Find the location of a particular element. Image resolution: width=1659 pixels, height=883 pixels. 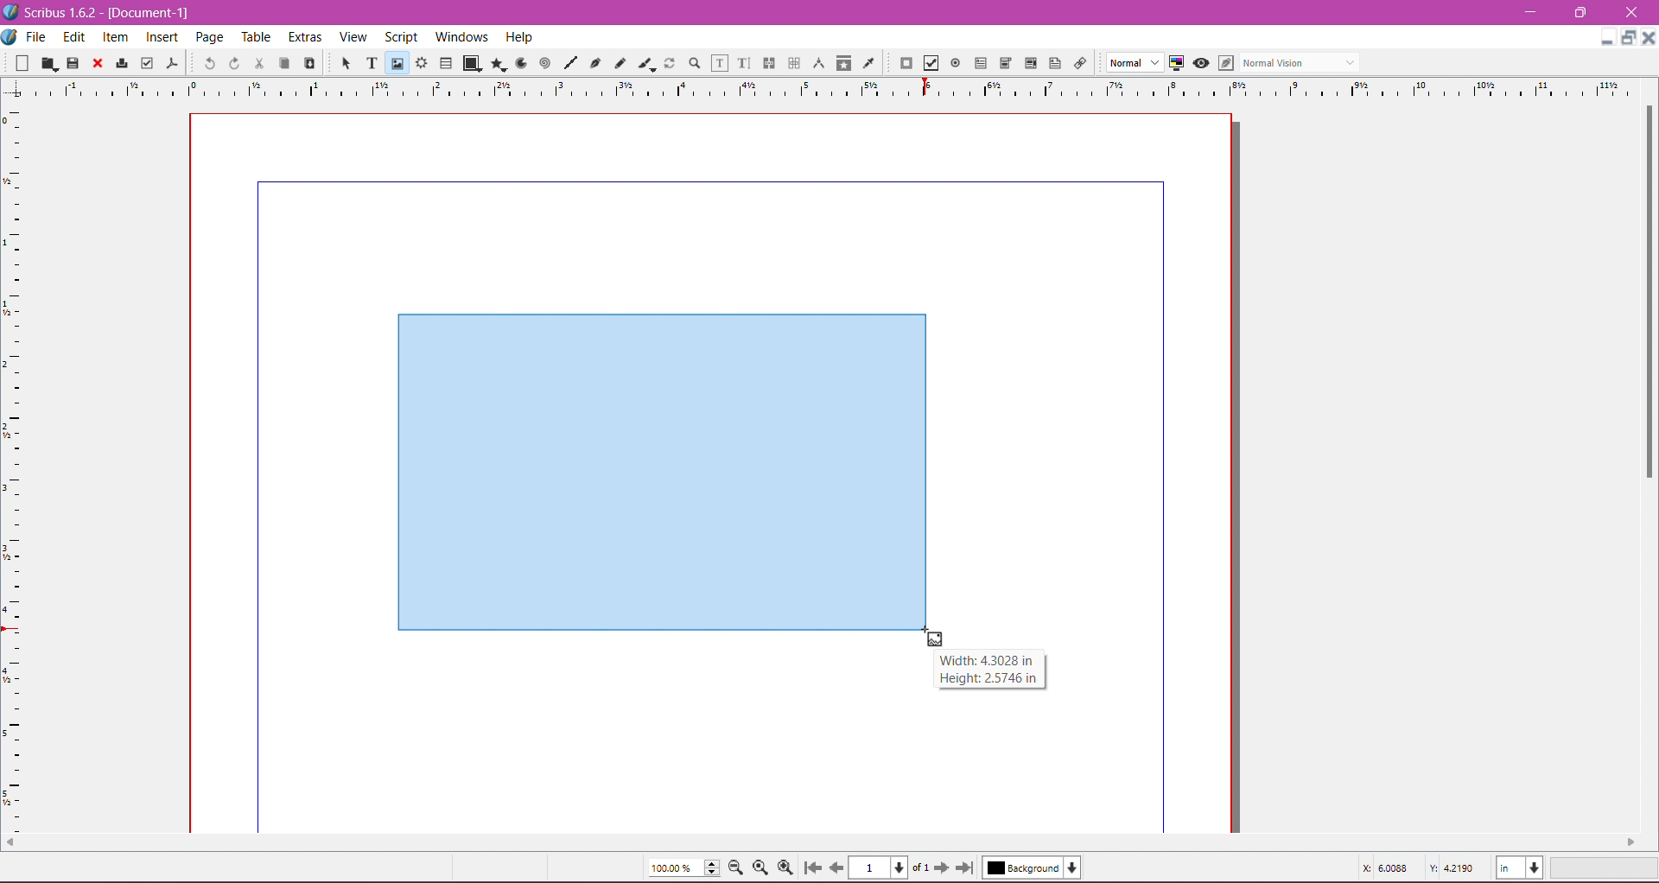

Current Page is located at coordinates (888, 867).